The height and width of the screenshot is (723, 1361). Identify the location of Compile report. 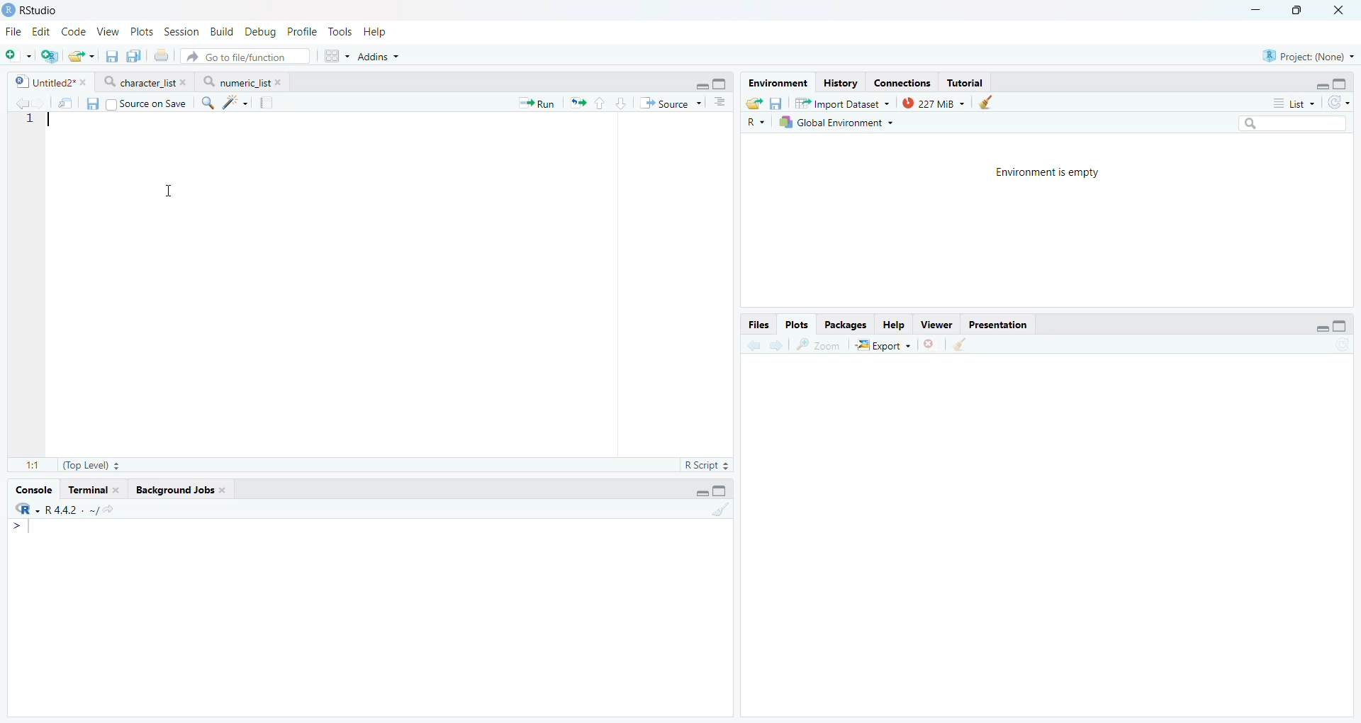
(269, 102).